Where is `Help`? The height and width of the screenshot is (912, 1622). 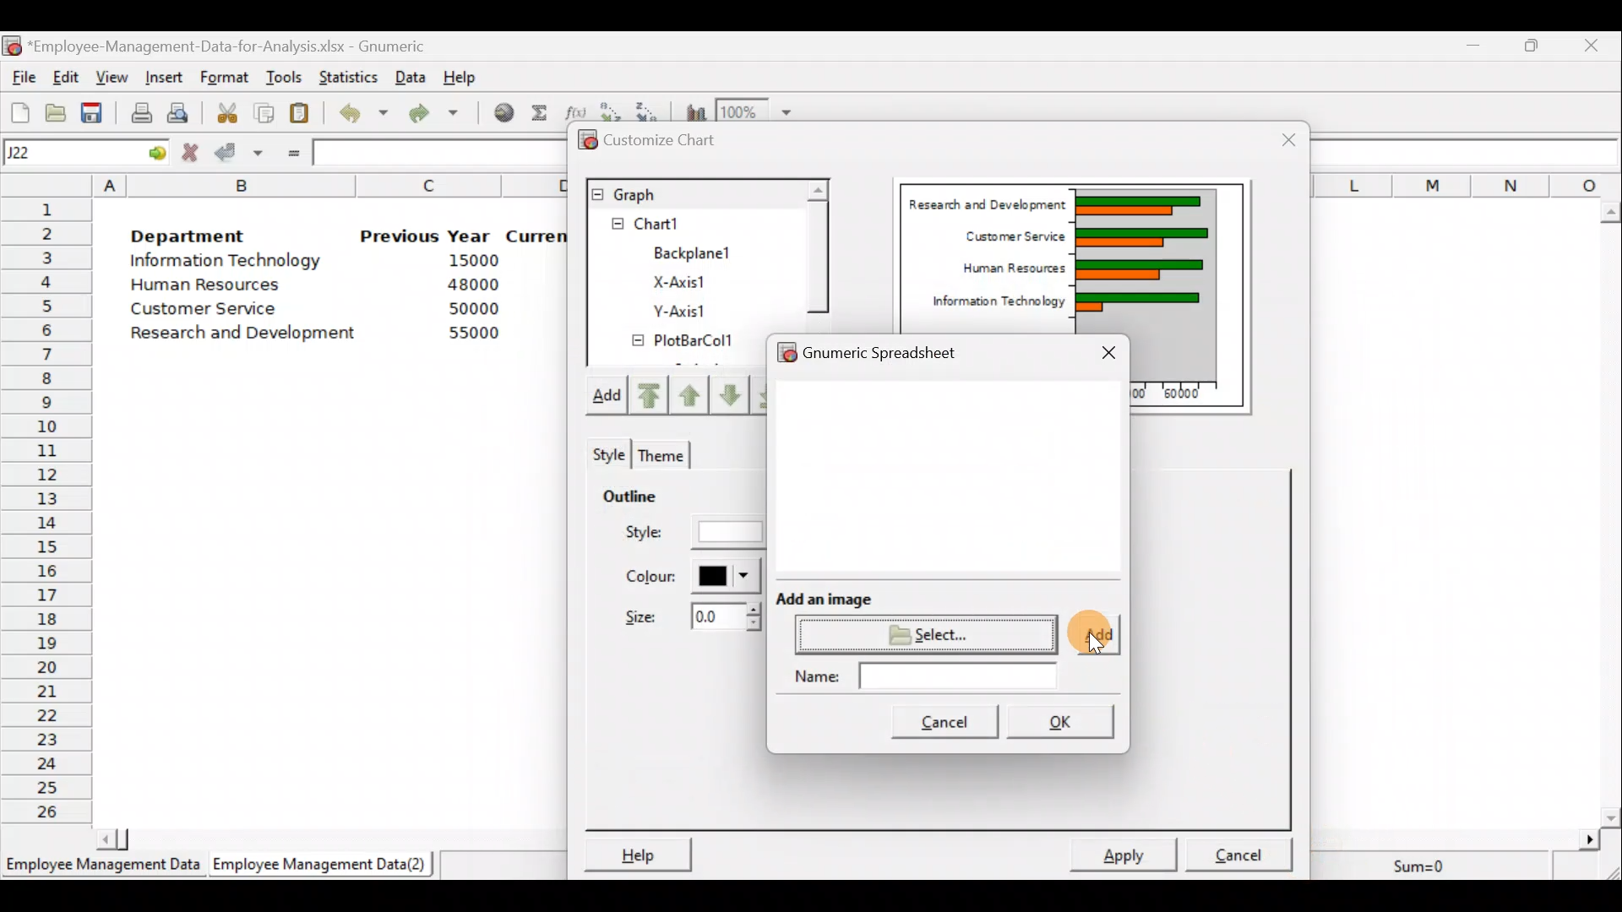 Help is located at coordinates (460, 73).